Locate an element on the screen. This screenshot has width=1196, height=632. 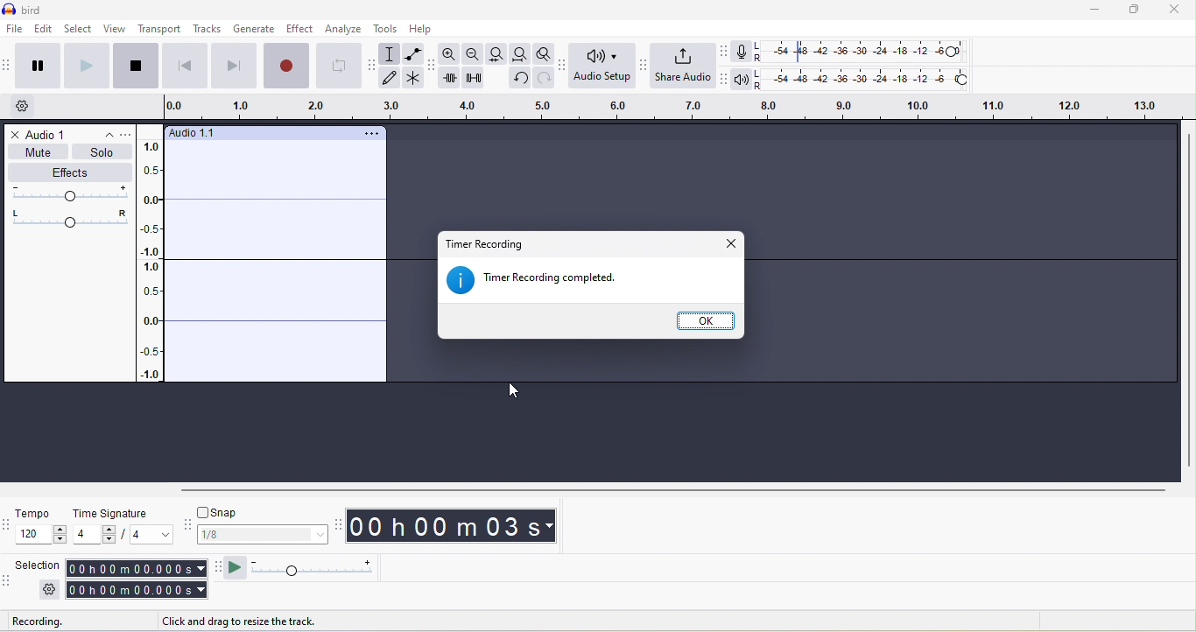
audio setup is located at coordinates (603, 67).